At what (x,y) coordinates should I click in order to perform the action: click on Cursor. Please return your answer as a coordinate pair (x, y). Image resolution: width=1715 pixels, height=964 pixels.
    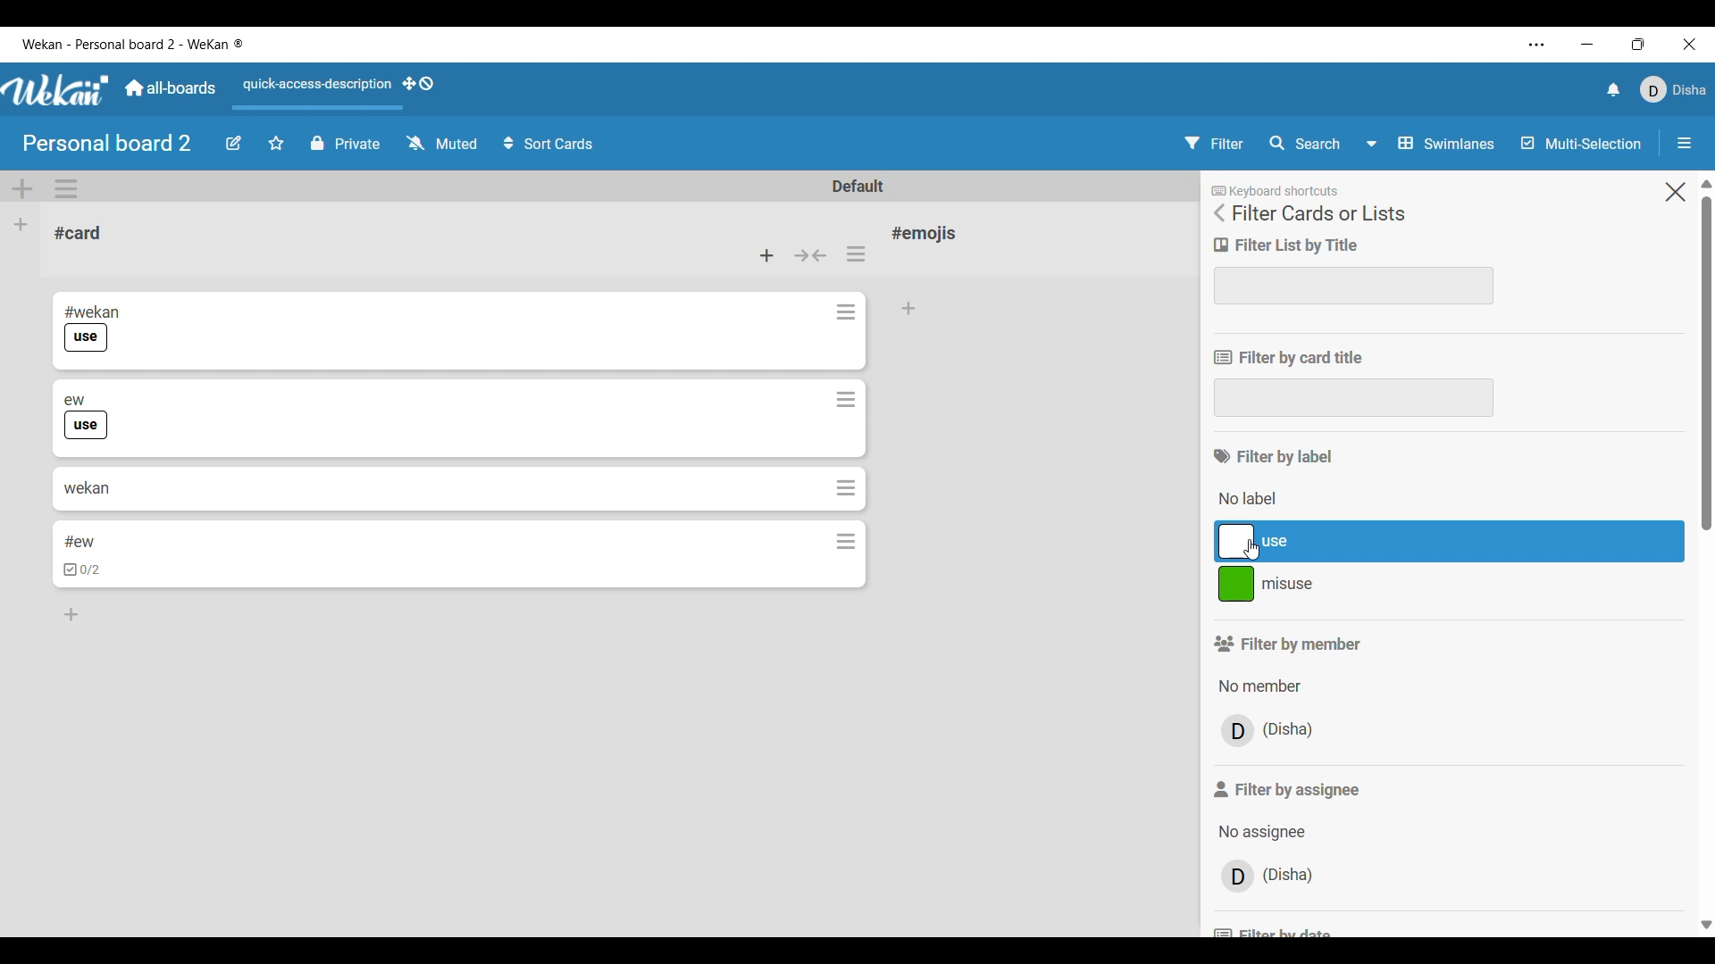
    Looking at the image, I should click on (1256, 553).